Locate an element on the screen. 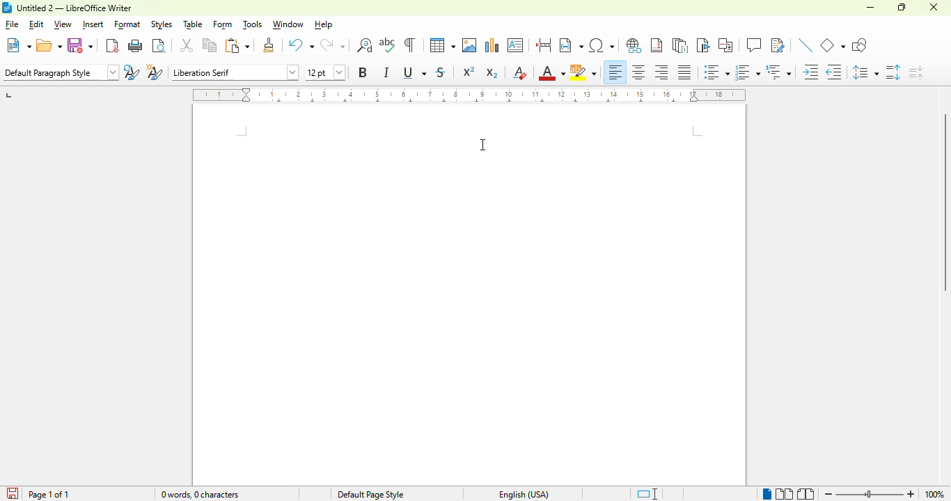 The width and height of the screenshot is (951, 501). update selected style is located at coordinates (132, 72).